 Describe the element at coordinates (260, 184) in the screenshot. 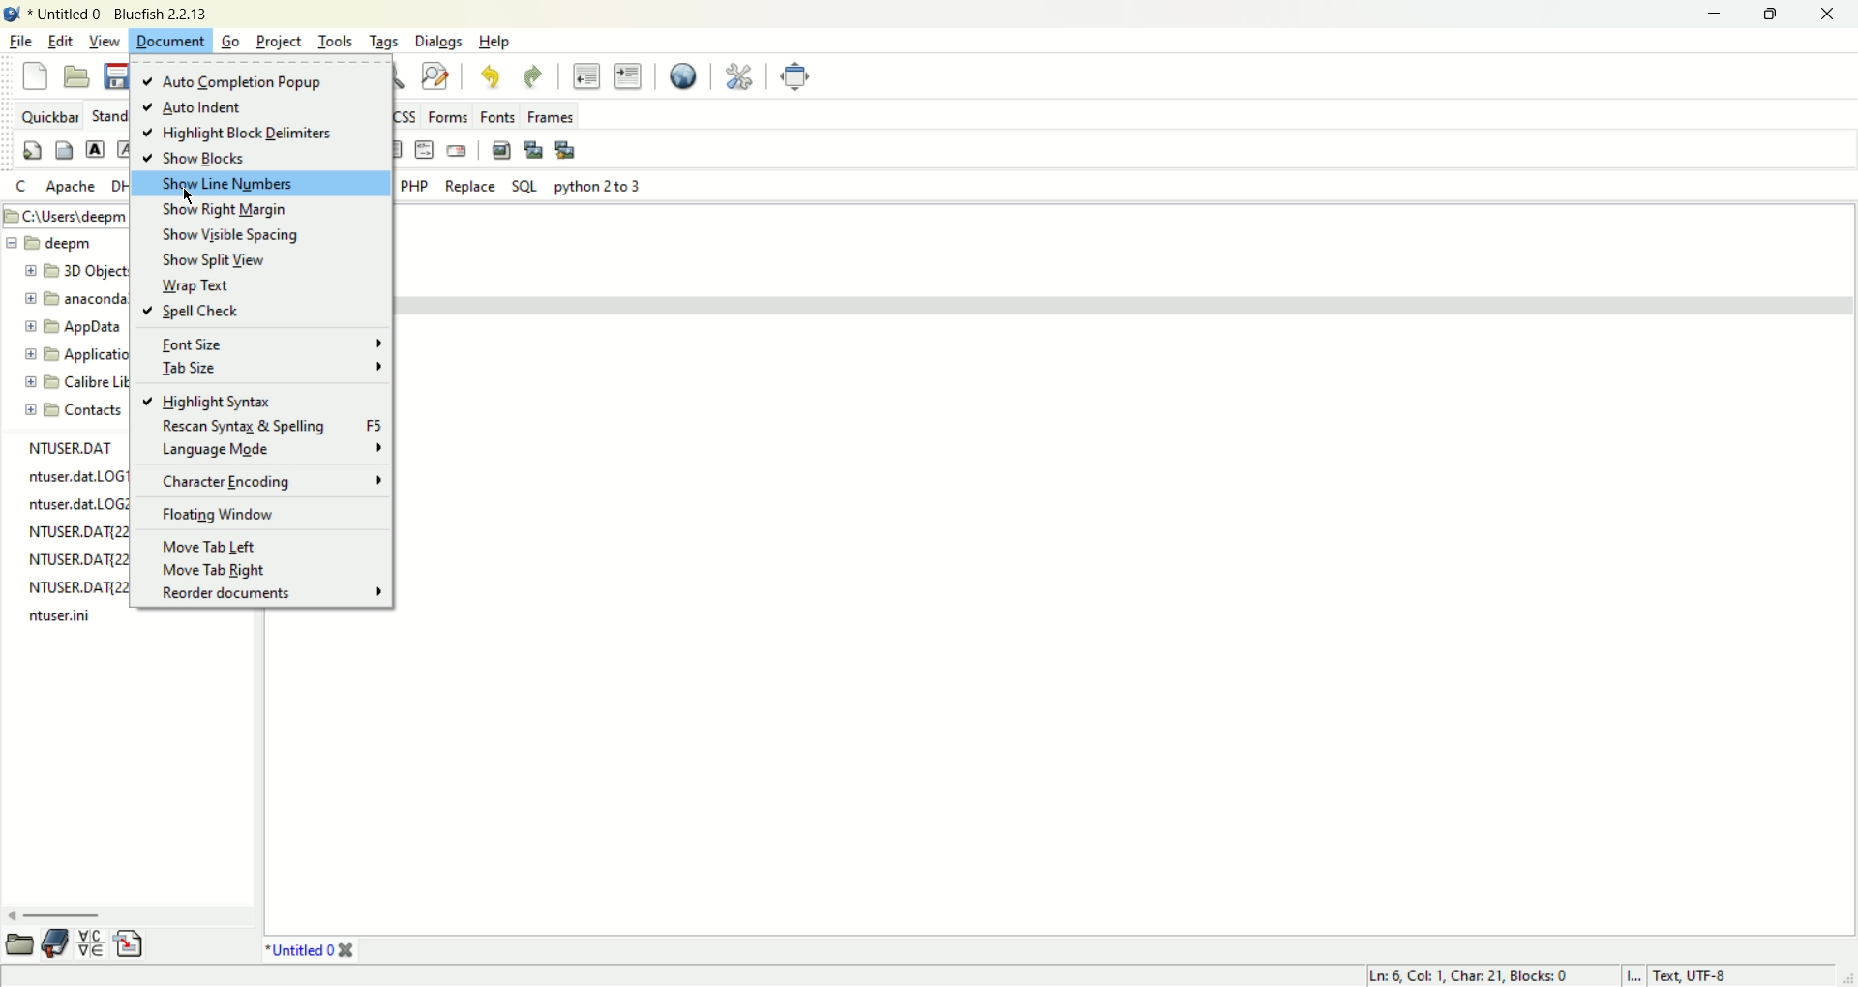

I see `show line number` at that location.